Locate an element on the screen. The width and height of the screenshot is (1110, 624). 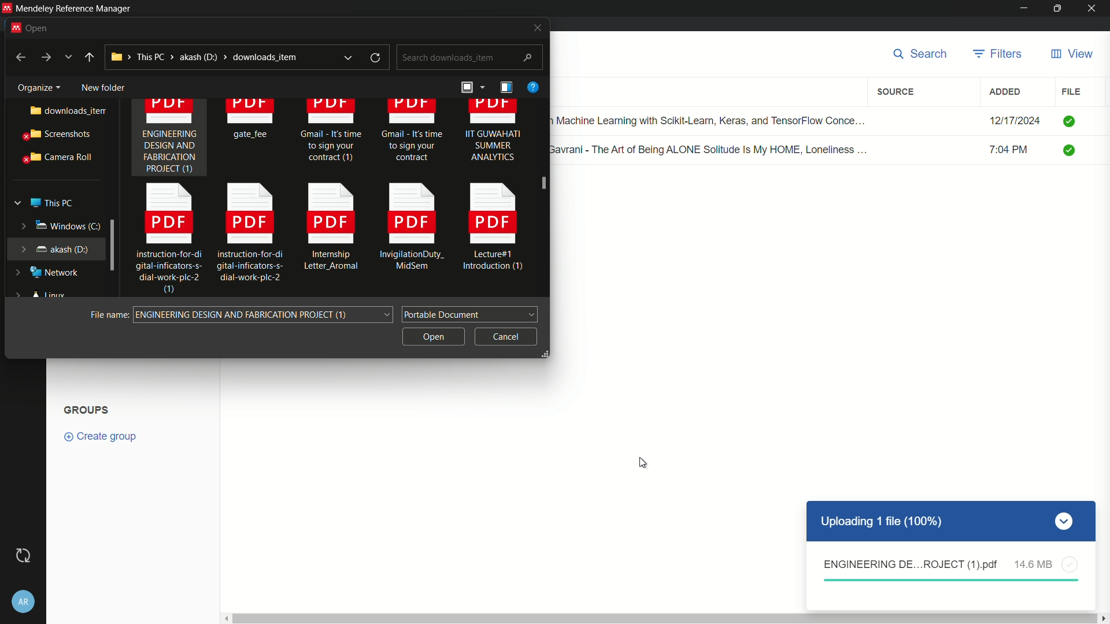
Groups is located at coordinates (88, 408).